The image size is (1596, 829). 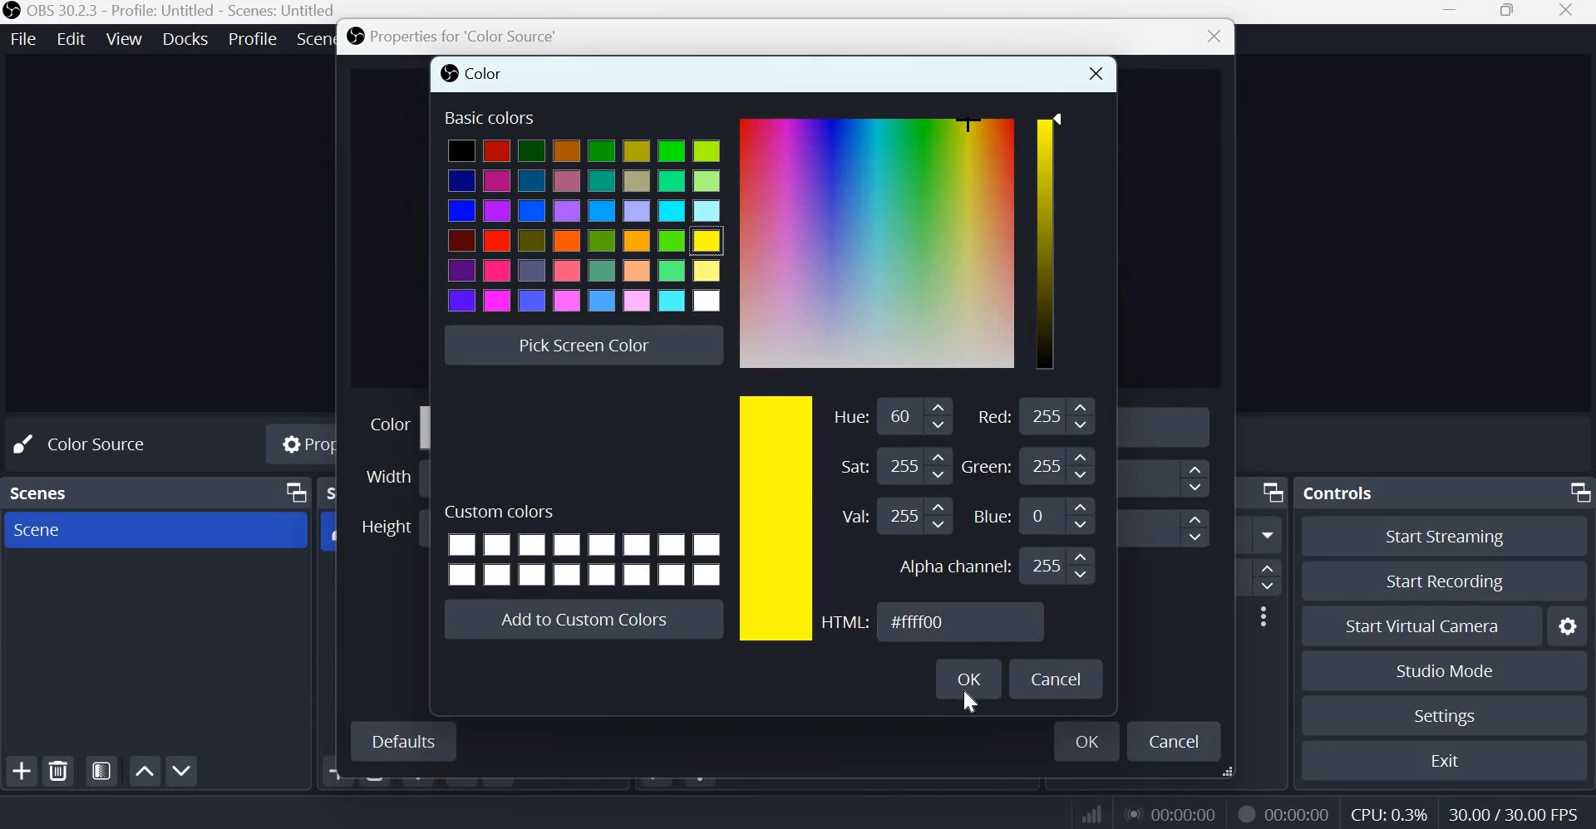 I want to click on cancel, so click(x=1176, y=740).